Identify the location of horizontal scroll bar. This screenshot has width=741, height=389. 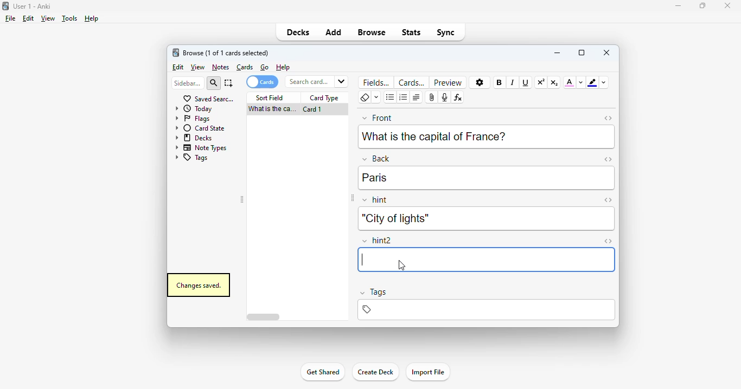
(265, 317).